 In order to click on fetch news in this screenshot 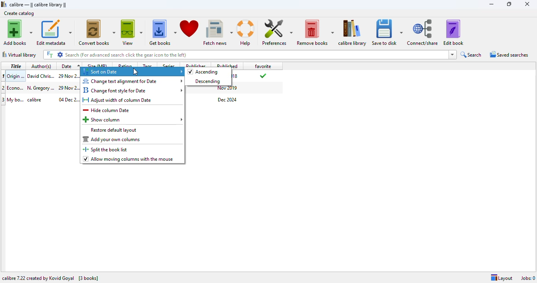, I will do `click(218, 33)`.